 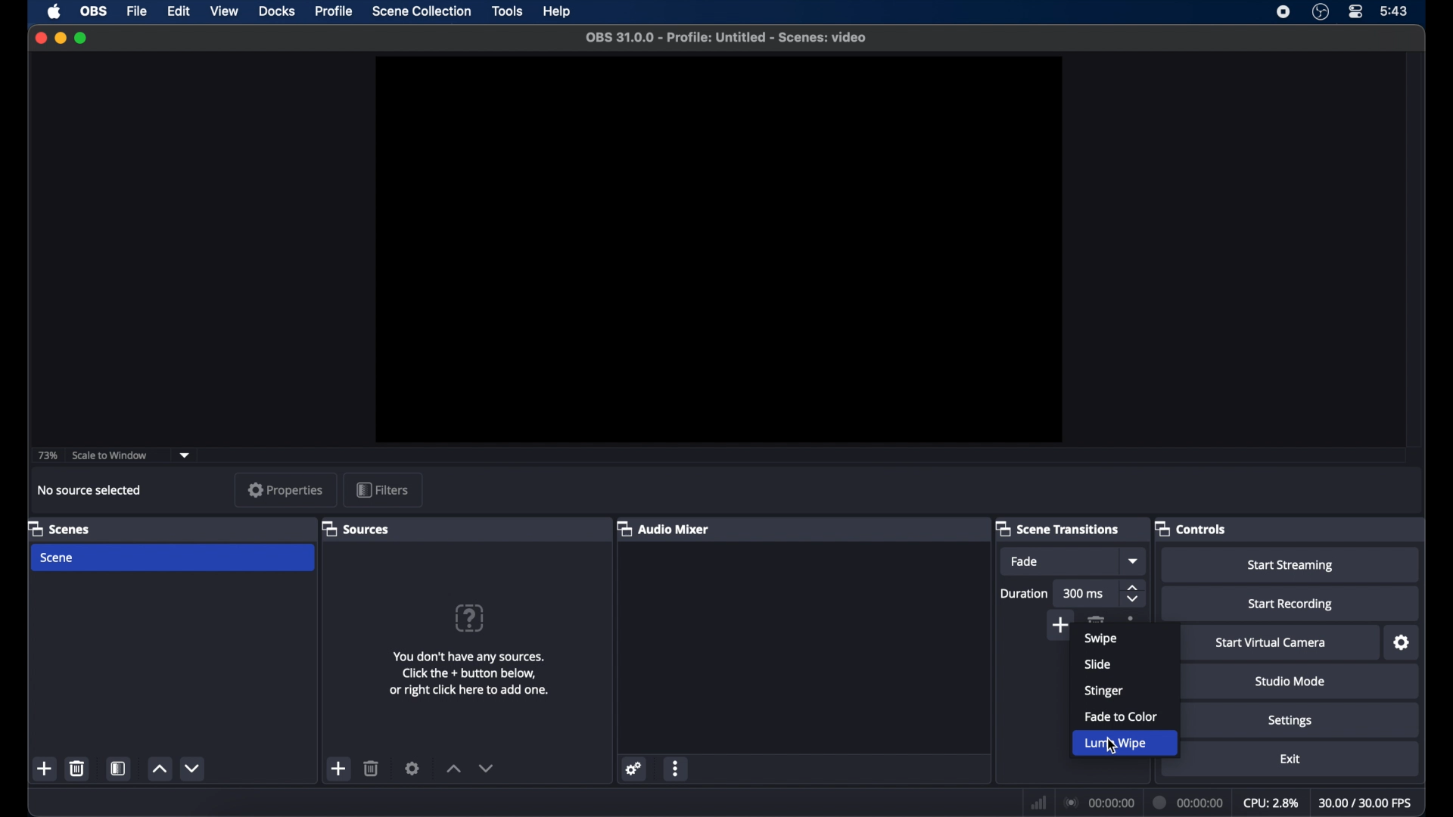 What do you see at coordinates (277, 12) in the screenshot?
I see `docks` at bounding box center [277, 12].